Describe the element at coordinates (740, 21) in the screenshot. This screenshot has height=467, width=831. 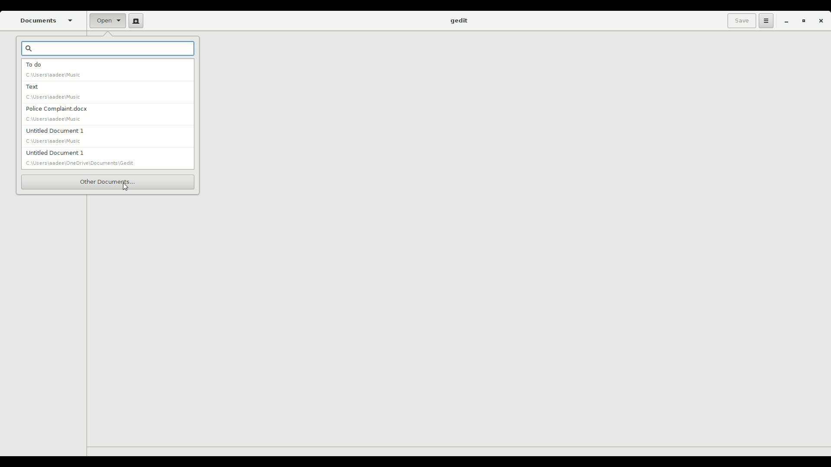
I see `Save` at that location.